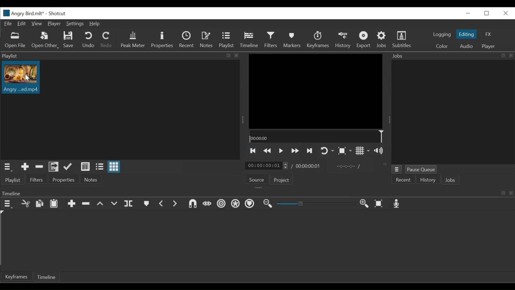  What do you see at coordinates (428, 180) in the screenshot?
I see `History` at bounding box center [428, 180].